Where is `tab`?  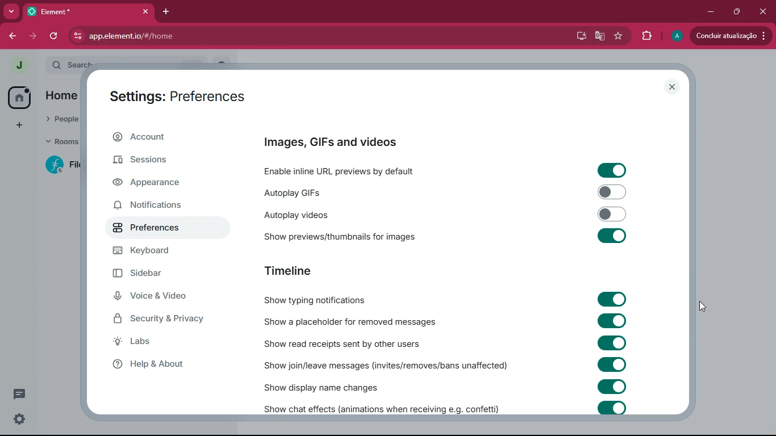
tab is located at coordinates (73, 12).